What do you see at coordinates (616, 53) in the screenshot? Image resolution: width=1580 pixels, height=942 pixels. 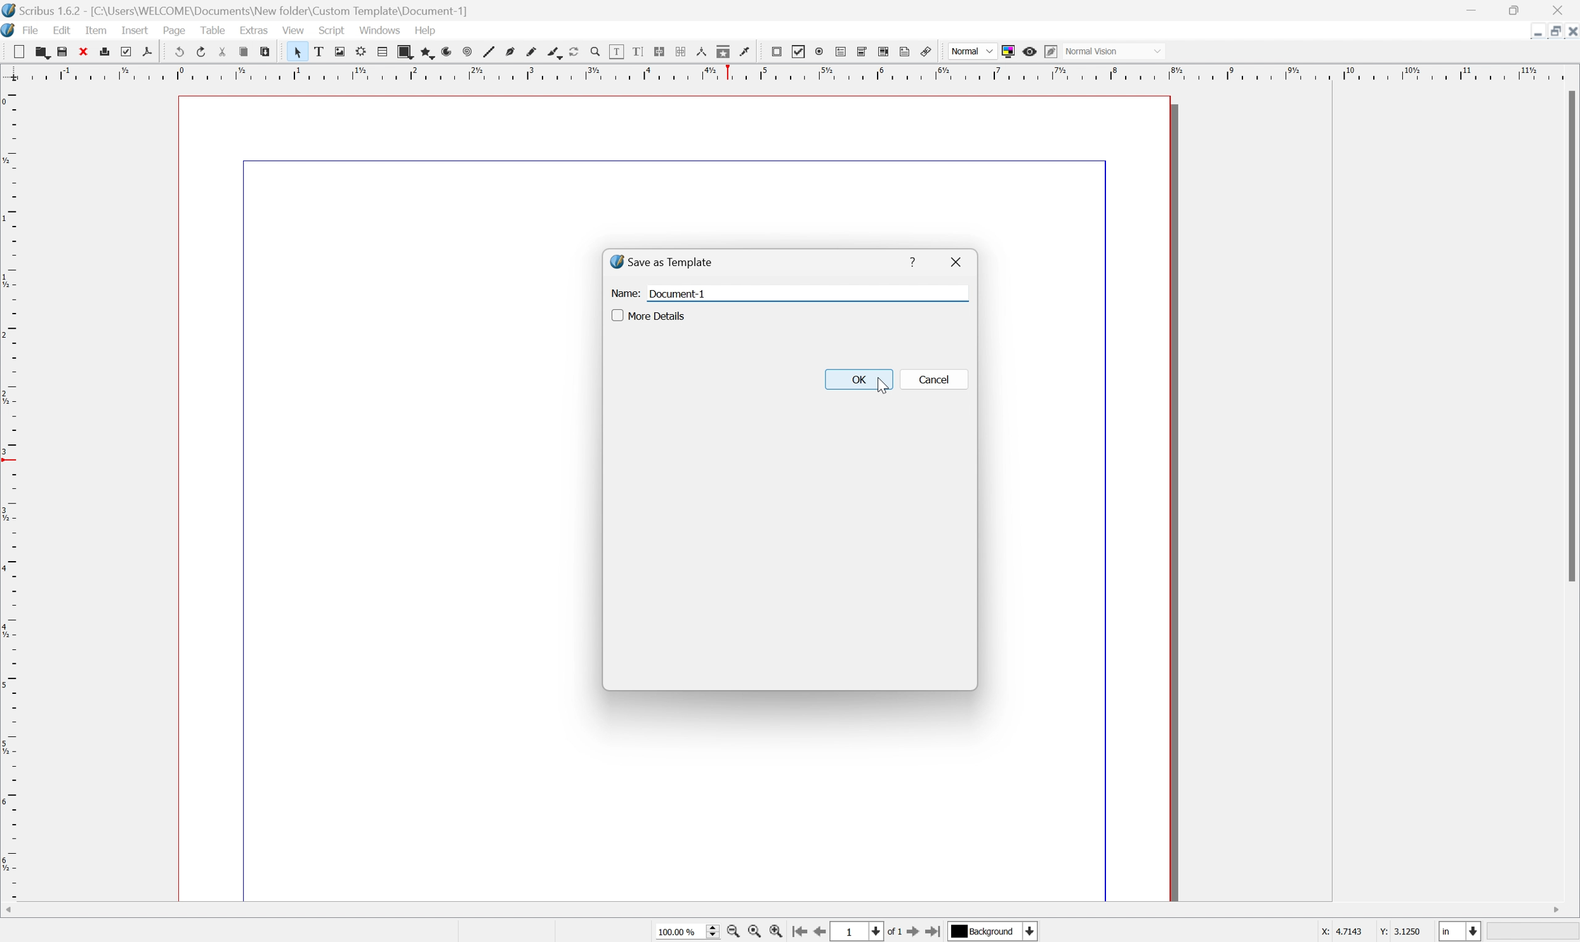 I see `edit contents of frame` at bounding box center [616, 53].